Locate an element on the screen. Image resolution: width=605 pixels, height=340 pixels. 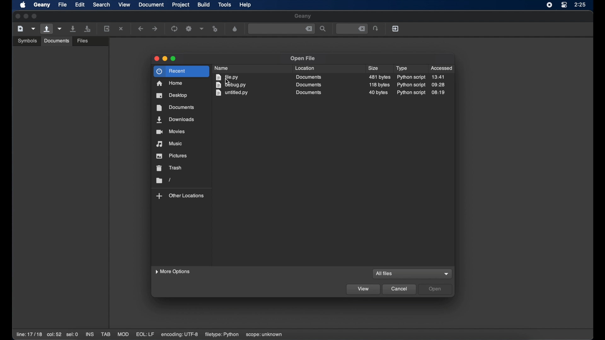
geany is located at coordinates (302, 16).